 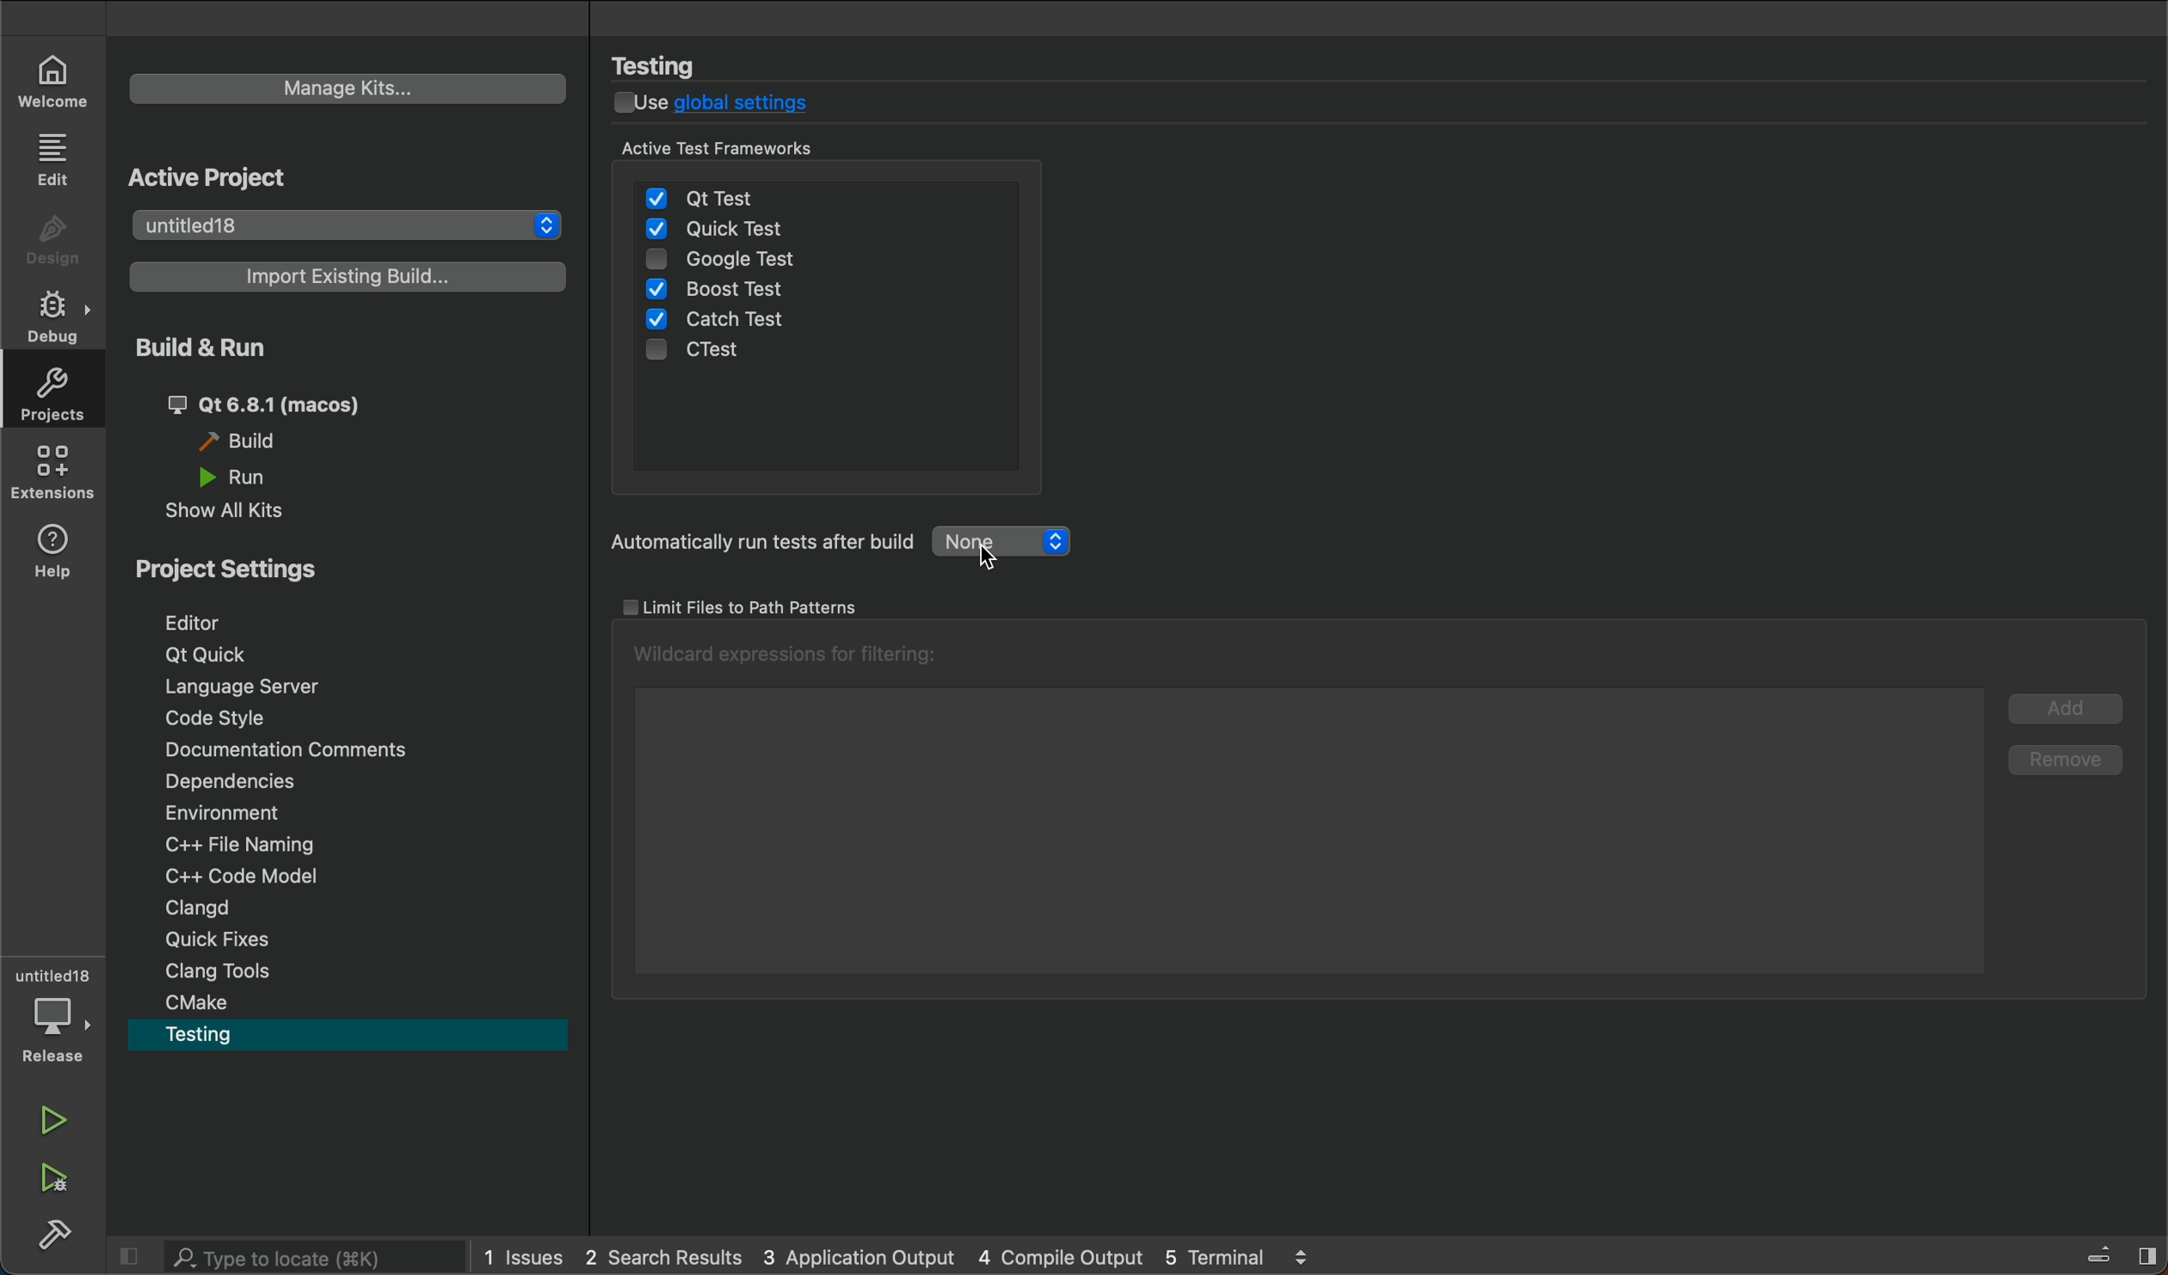 What do you see at coordinates (202, 1001) in the screenshot?
I see `cmake` at bounding box center [202, 1001].